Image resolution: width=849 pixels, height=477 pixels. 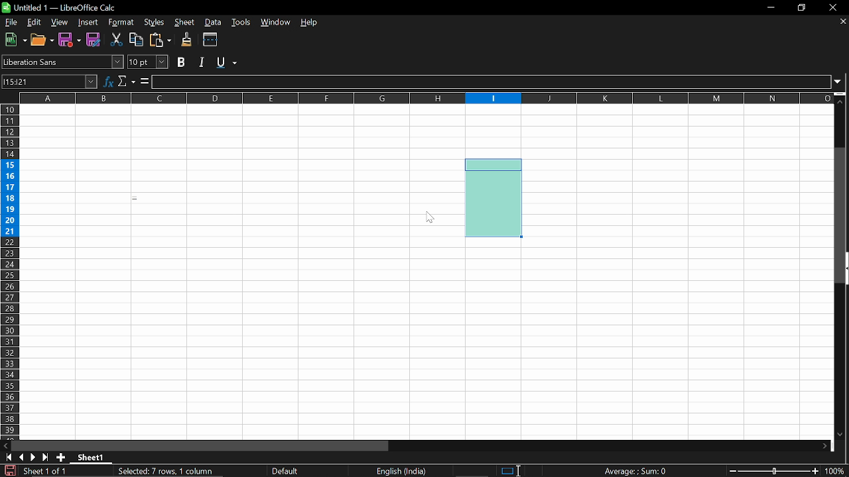 I want to click on Edit, so click(x=33, y=22).